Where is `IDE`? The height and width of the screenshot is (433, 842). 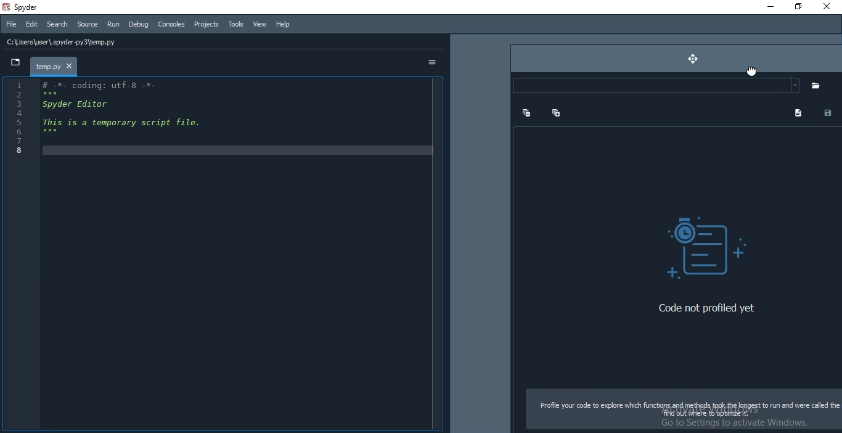
IDE is located at coordinates (223, 256).